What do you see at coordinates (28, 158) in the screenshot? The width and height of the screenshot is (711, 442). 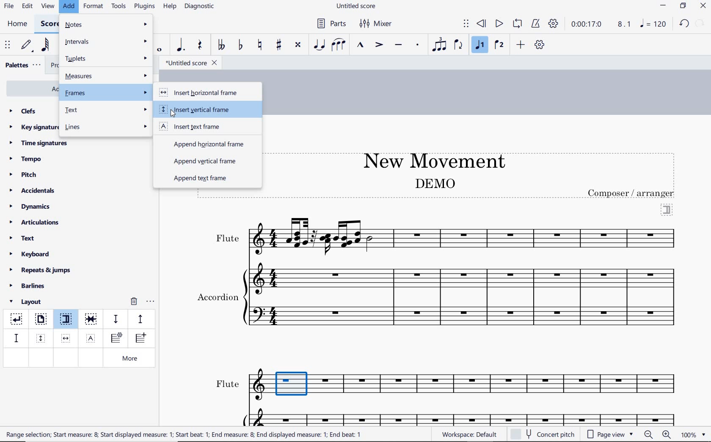 I see `tempo` at bounding box center [28, 158].